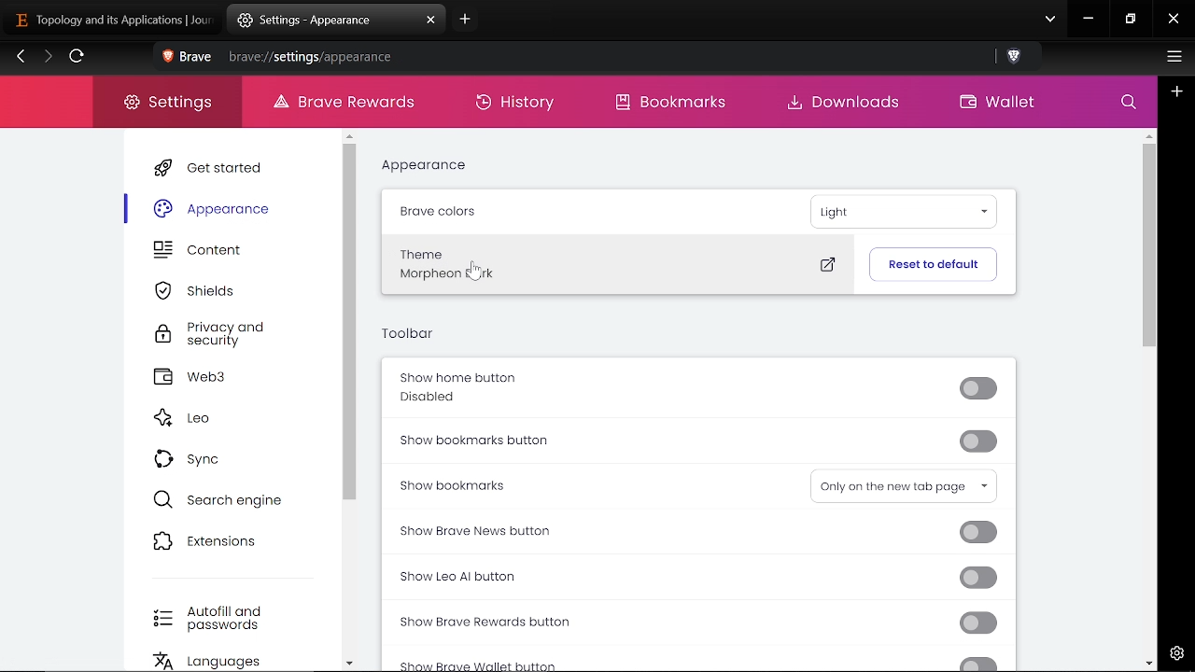 This screenshot has width=1195, height=672. I want to click on Wallet, so click(995, 104).